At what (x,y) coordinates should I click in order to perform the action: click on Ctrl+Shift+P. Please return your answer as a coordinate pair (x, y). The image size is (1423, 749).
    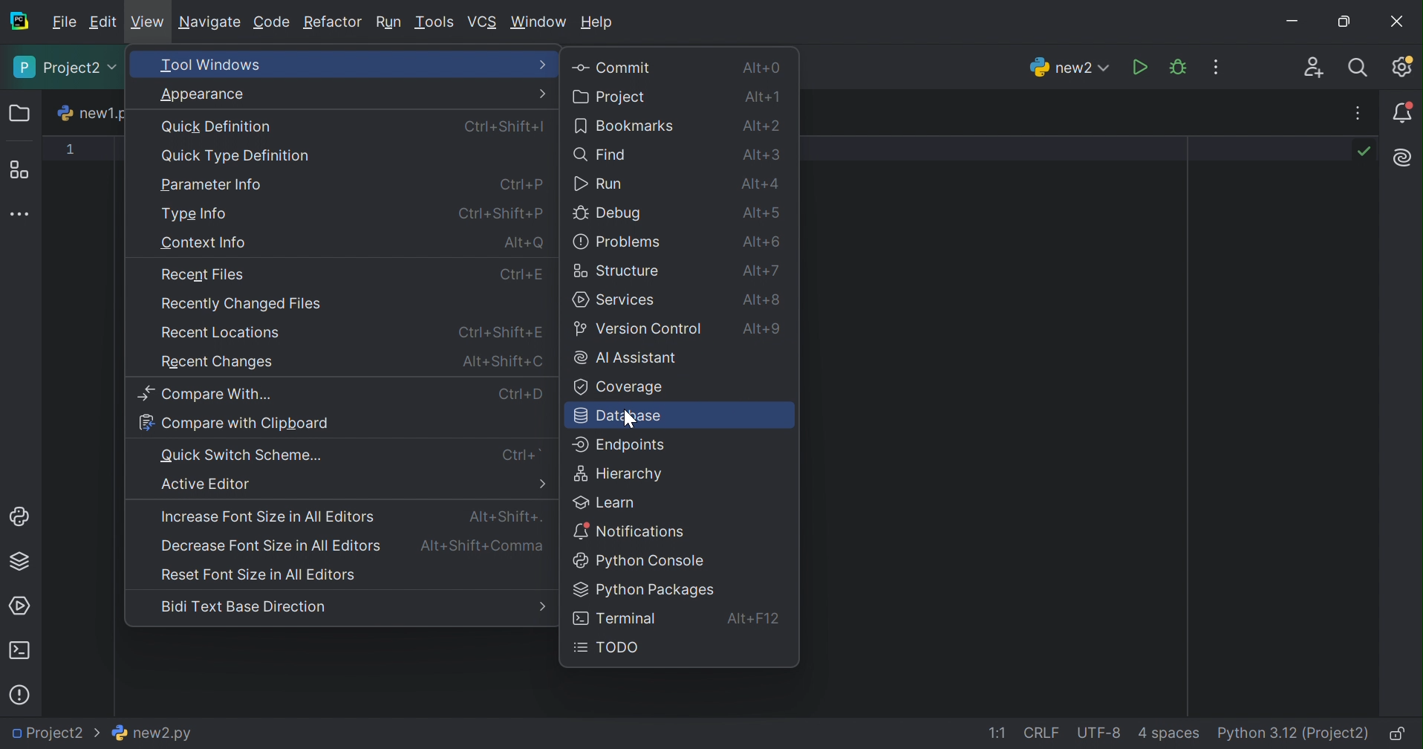
    Looking at the image, I should click on (501, 331).